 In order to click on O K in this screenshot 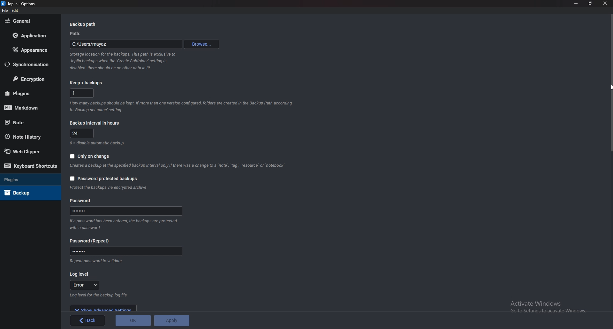, I will do `click(133, 320)`.